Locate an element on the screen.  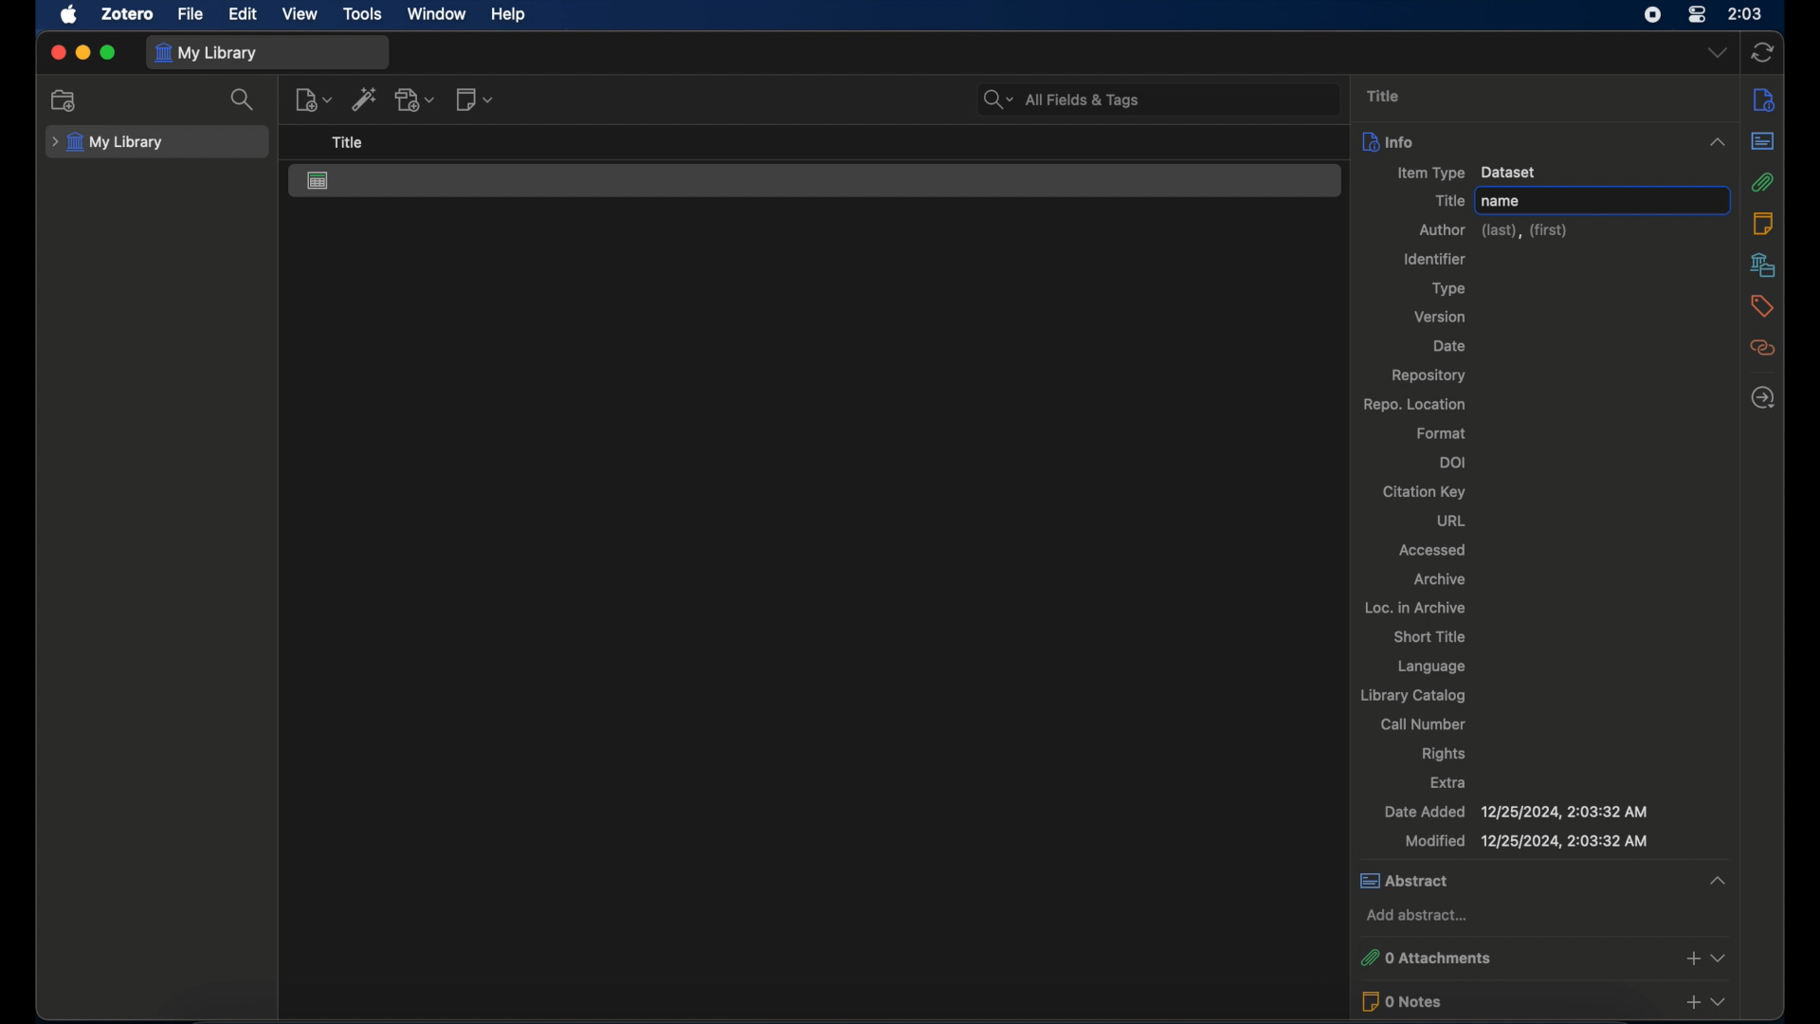
file is located at coordinates (190, 14).